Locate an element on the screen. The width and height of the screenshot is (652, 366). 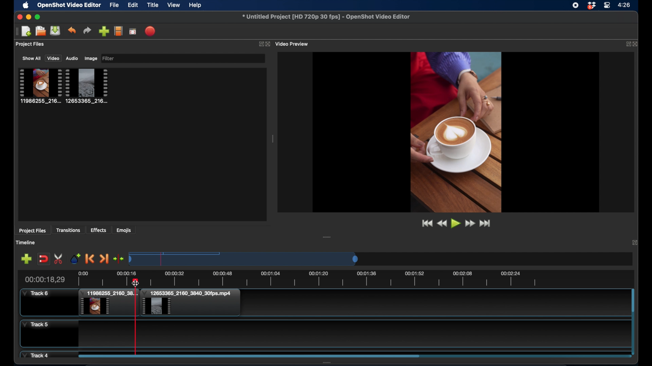
disable snapping is located at coordinates (43, 258).